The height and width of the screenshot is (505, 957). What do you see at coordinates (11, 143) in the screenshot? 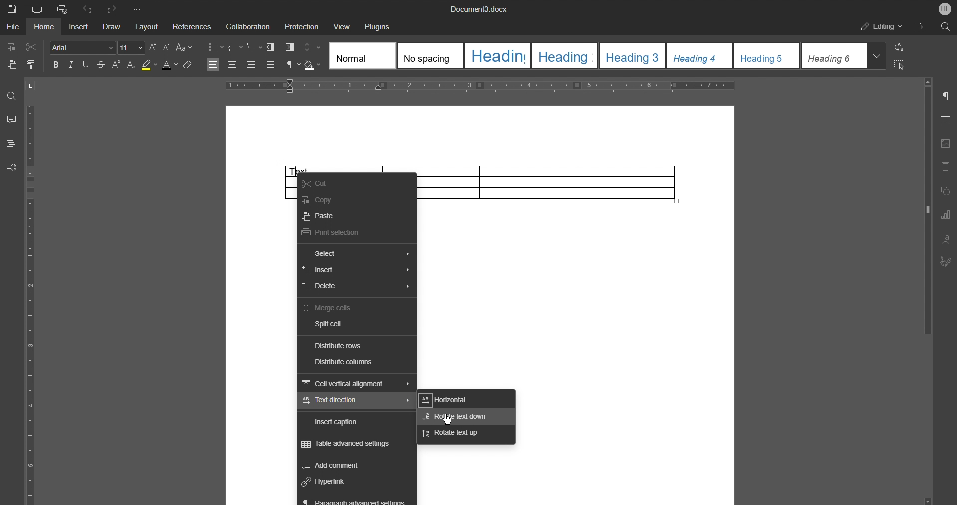
I see `Headings` at bounding box center [11, 143].